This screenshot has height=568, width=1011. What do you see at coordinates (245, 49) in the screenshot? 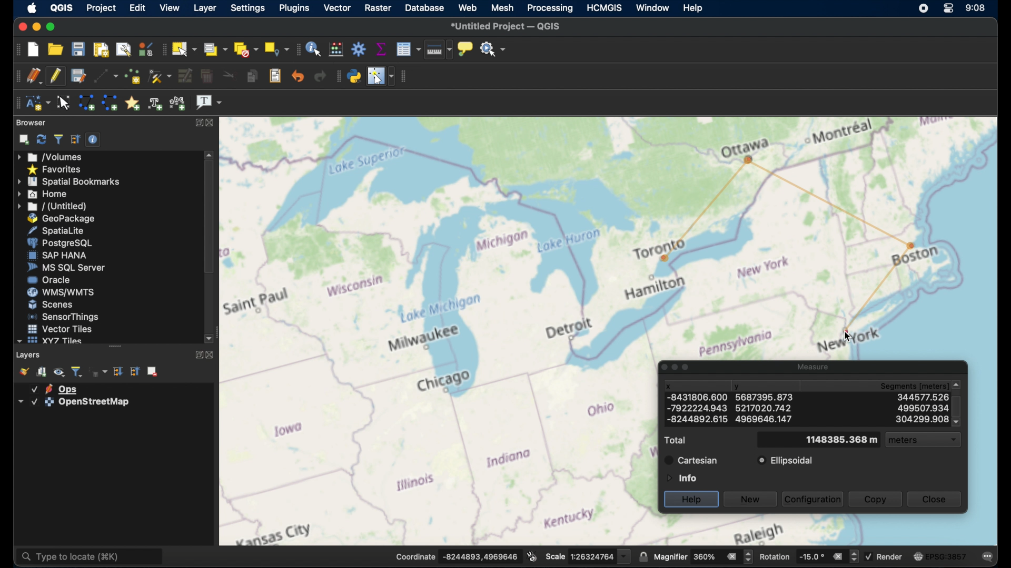
I see `deselect features from all layers` at bounding box center [245, 49].